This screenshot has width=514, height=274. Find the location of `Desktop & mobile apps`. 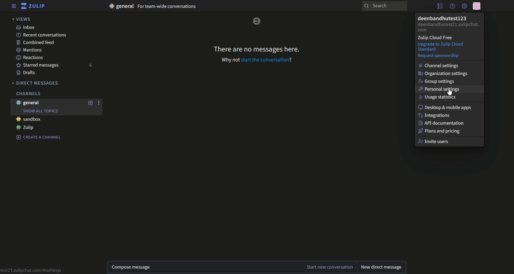

Desktop & mobile apps is located at coordinates (446, 108).